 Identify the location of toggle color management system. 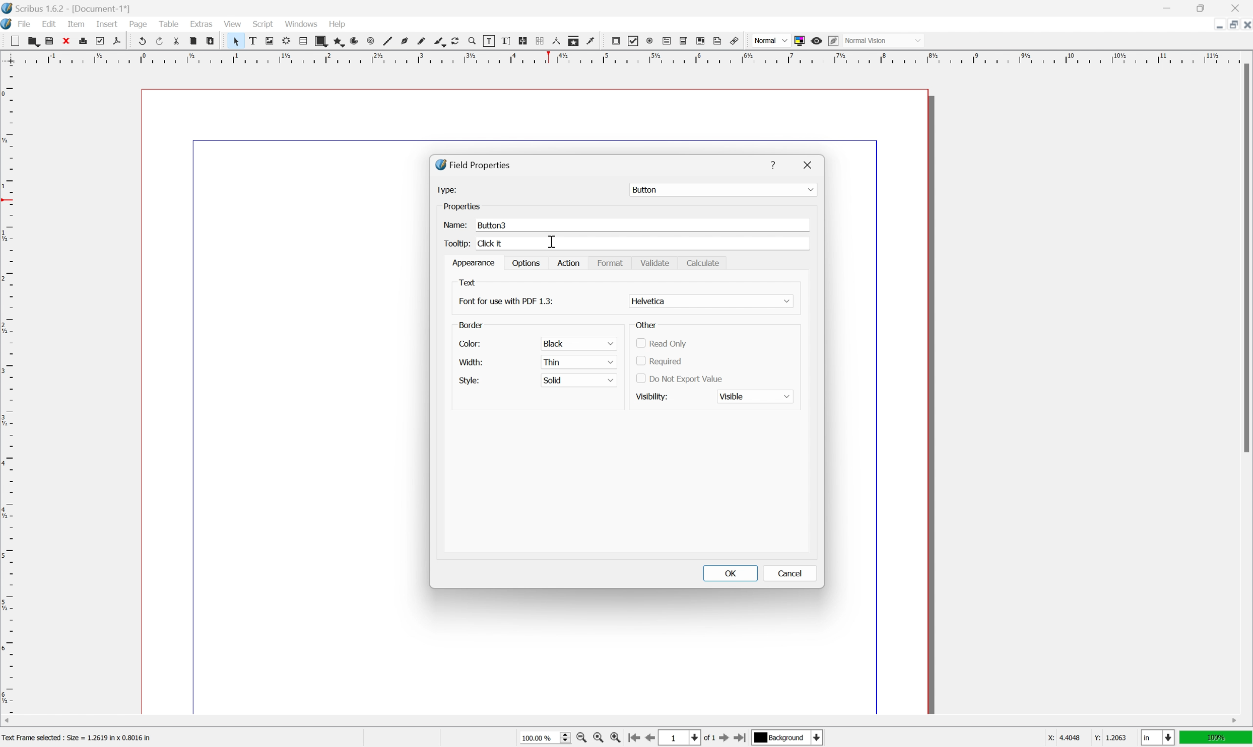
(800, 40).